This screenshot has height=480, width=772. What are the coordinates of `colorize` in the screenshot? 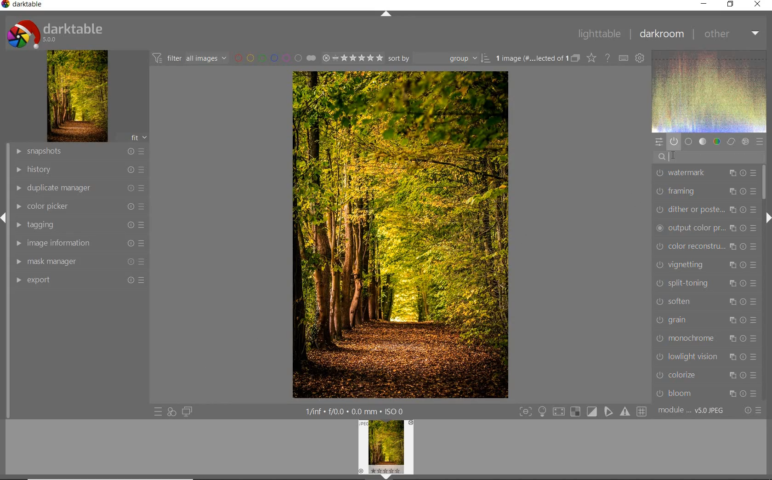 It's located at (708, 376).